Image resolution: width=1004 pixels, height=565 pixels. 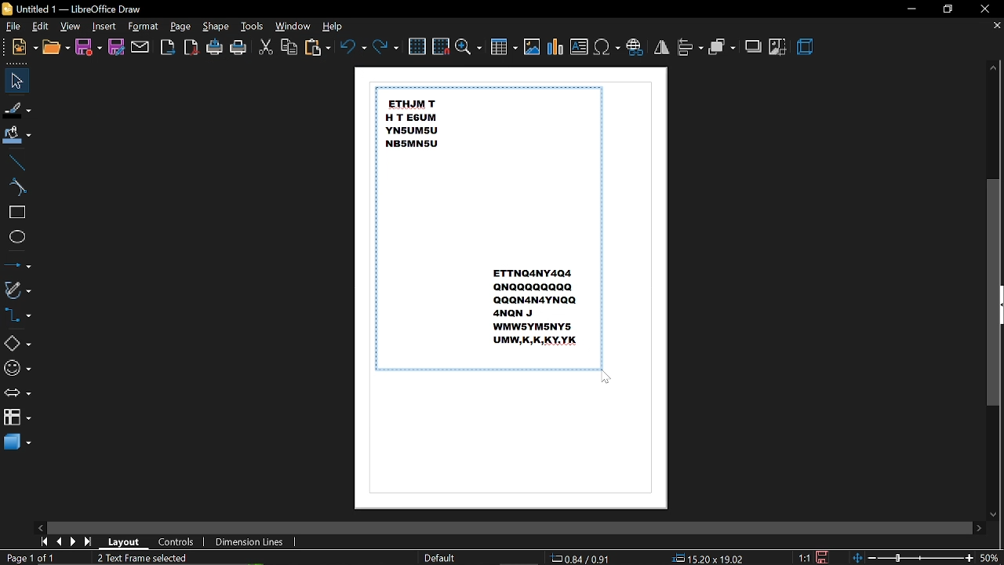 I want to click on move left, so click(x=40, y=526).